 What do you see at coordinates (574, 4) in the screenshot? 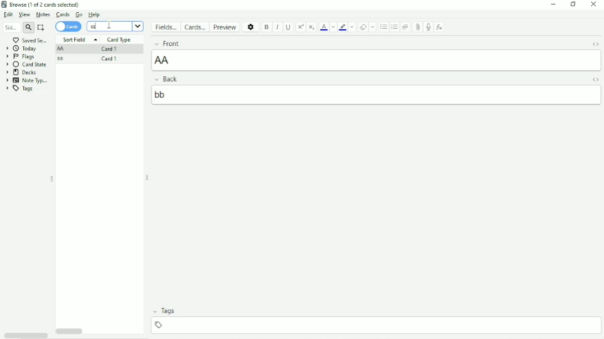
I see `Restore down` at bounding box center [574, 4].